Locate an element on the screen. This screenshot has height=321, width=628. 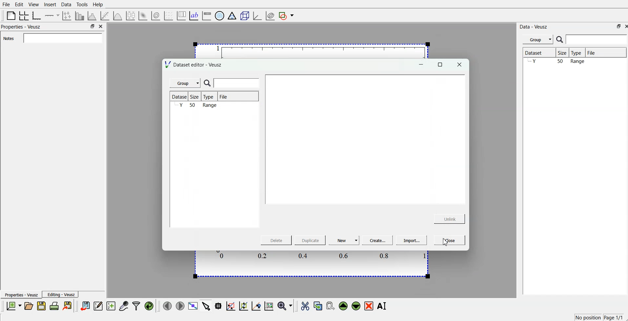
Unlink is located at coordinates (450, 219).